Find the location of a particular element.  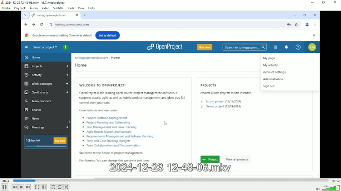

Title is located at coordinates (33, 2).